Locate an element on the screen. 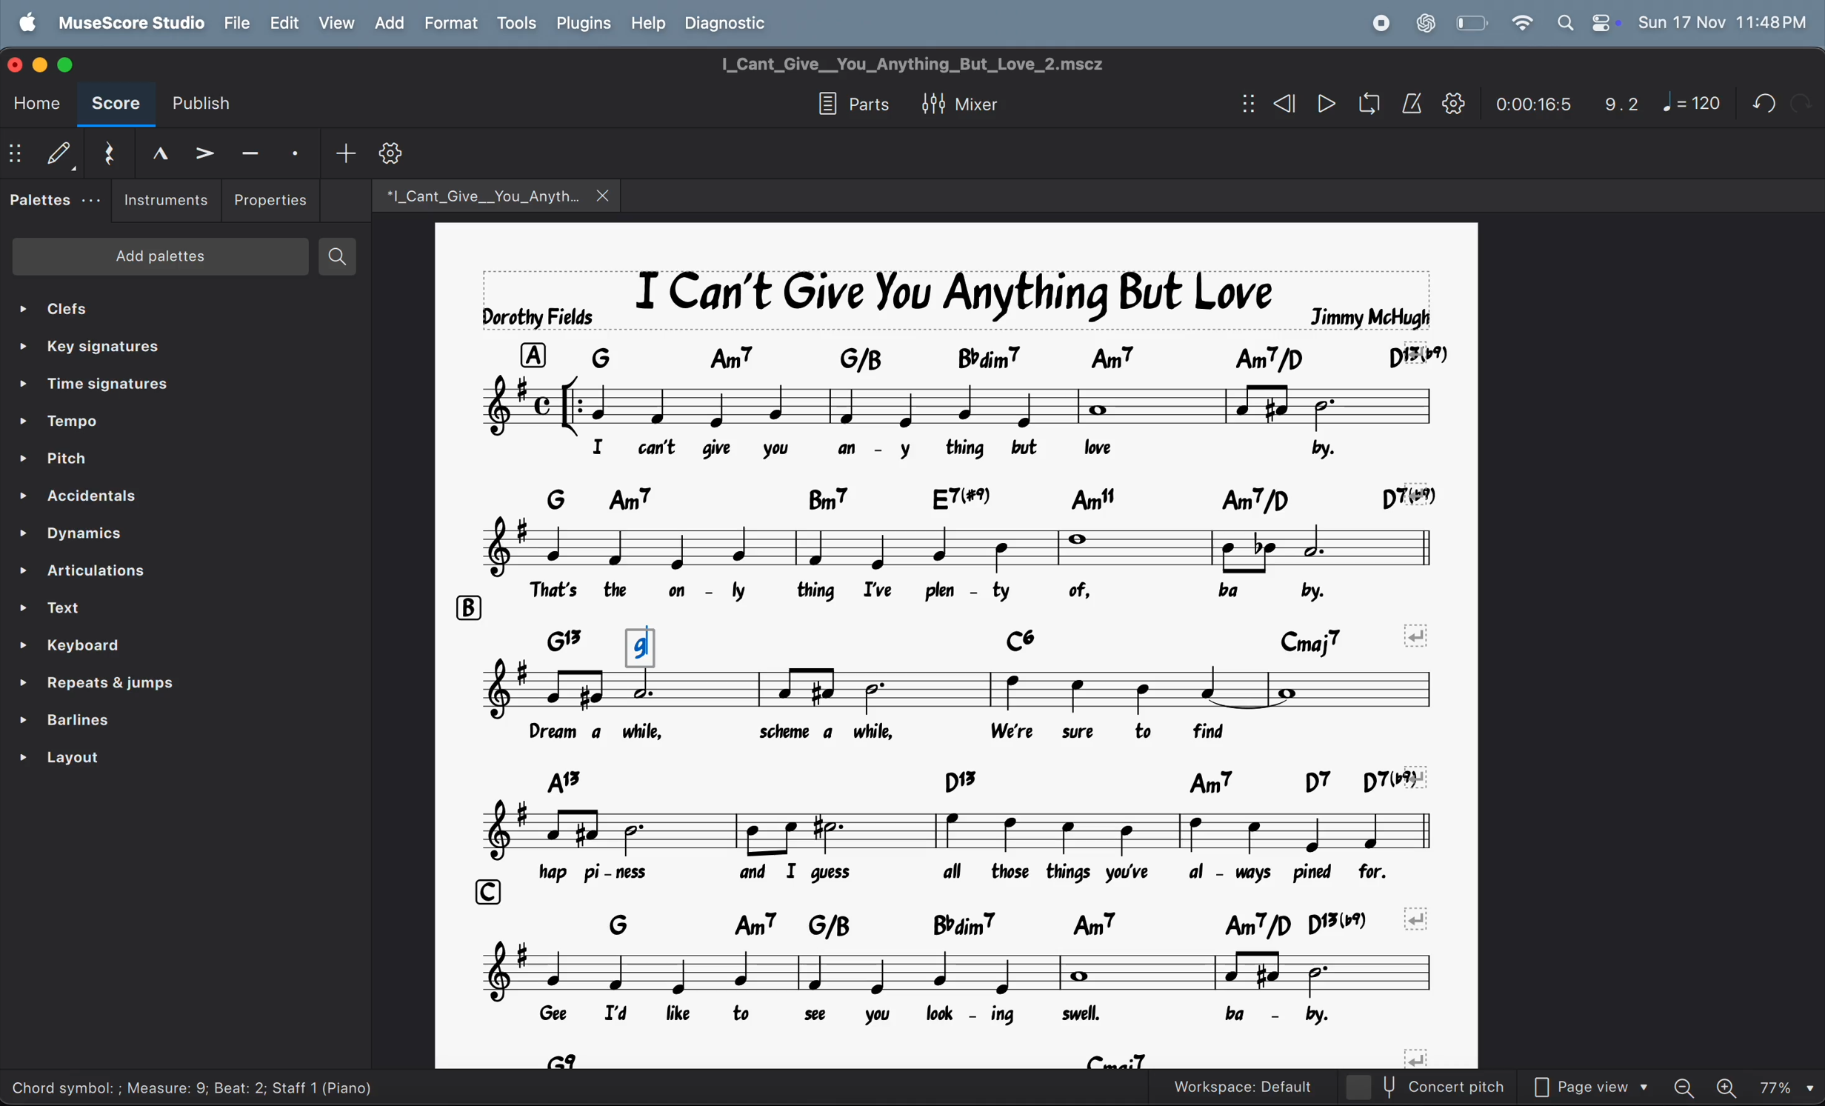  music files is located at coordinates (496, 195).